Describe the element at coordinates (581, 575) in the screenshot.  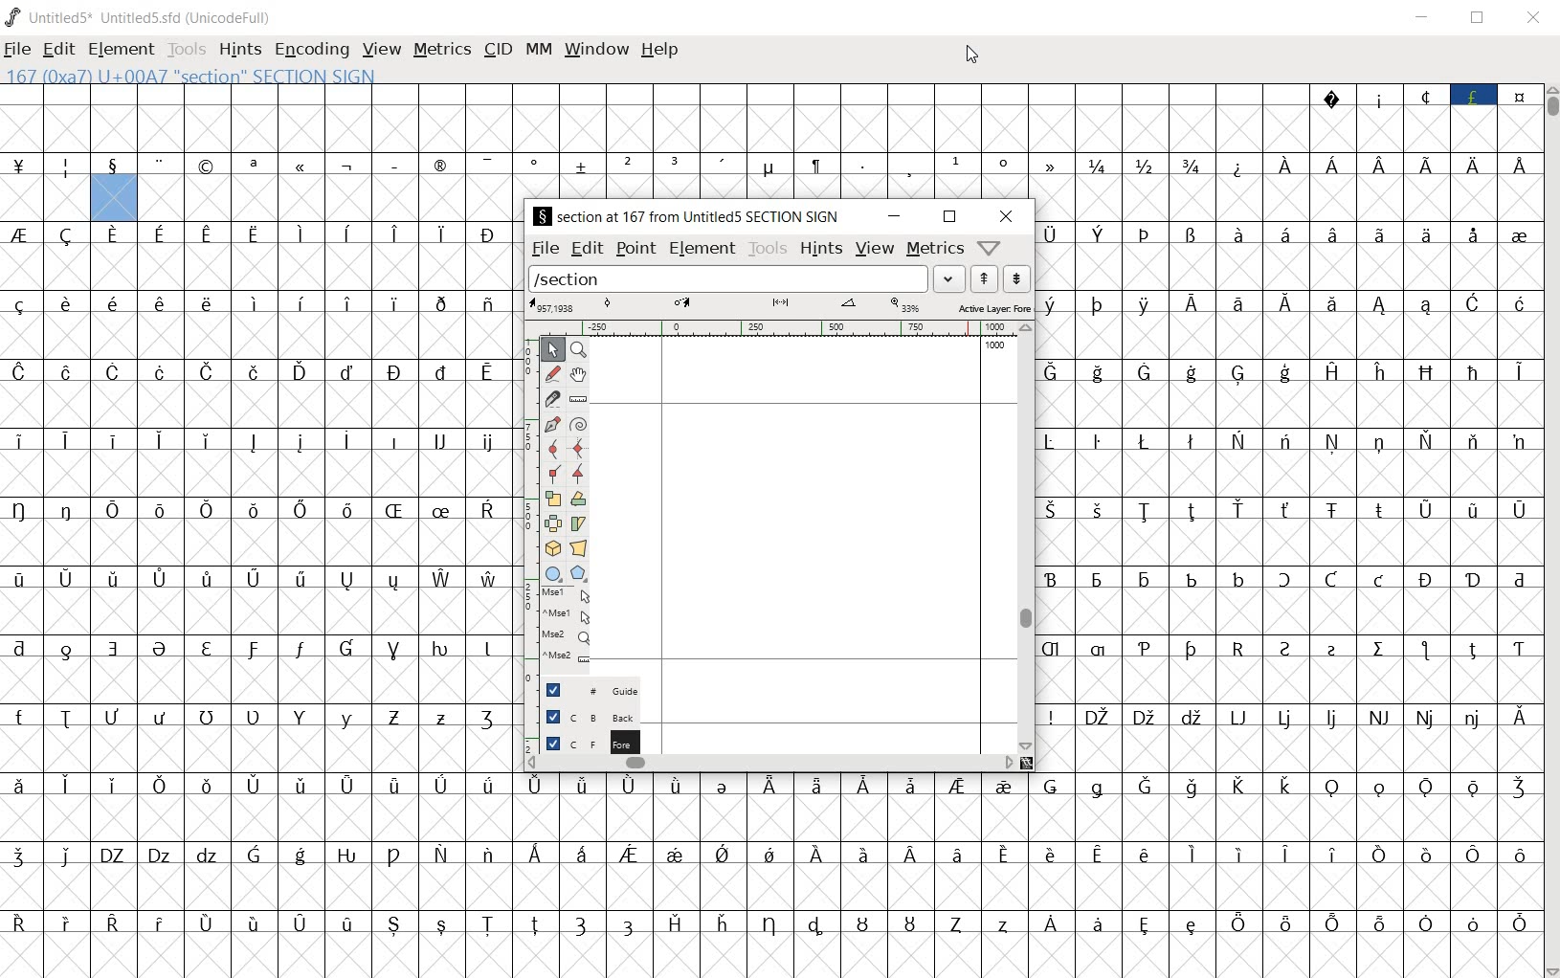
I see `polygon or star` at that location.